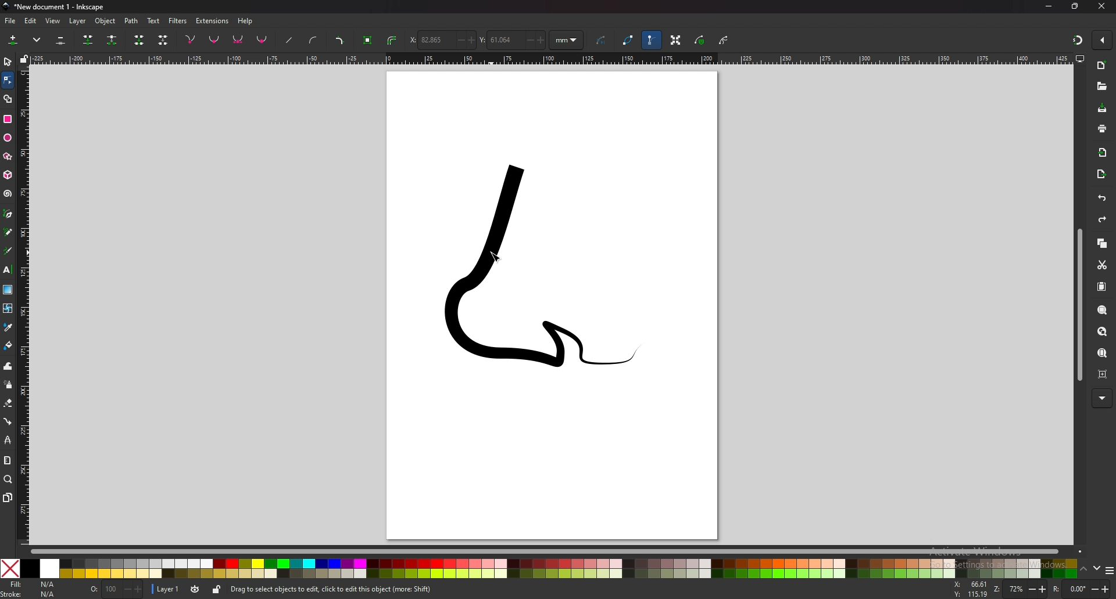 The width and height of the screenshot is (1116, 599). I want to click on corner, so click(191, 39).